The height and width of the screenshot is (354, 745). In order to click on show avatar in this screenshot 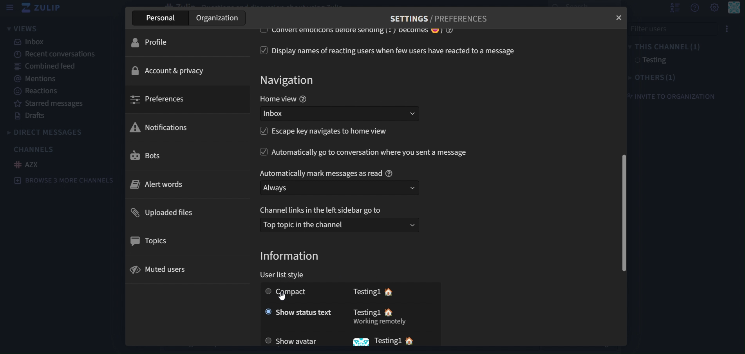, I will do `click(294, 340)`.